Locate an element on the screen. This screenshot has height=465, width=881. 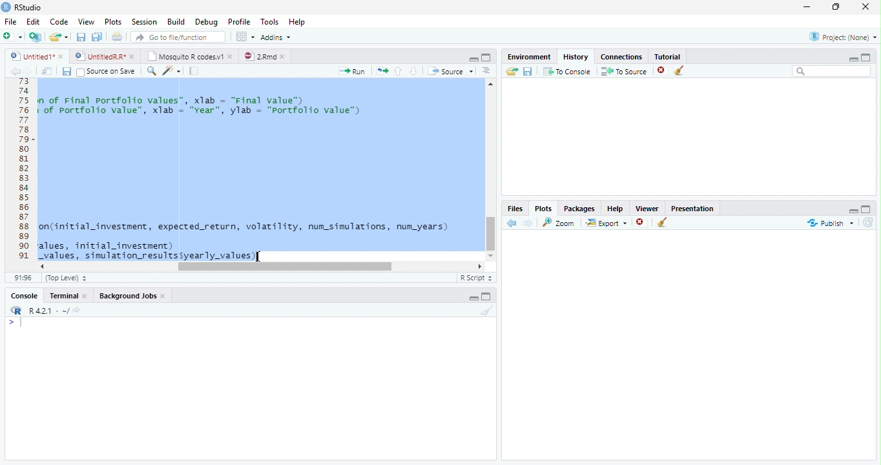
Source on save is located at coordinates (107, 72).